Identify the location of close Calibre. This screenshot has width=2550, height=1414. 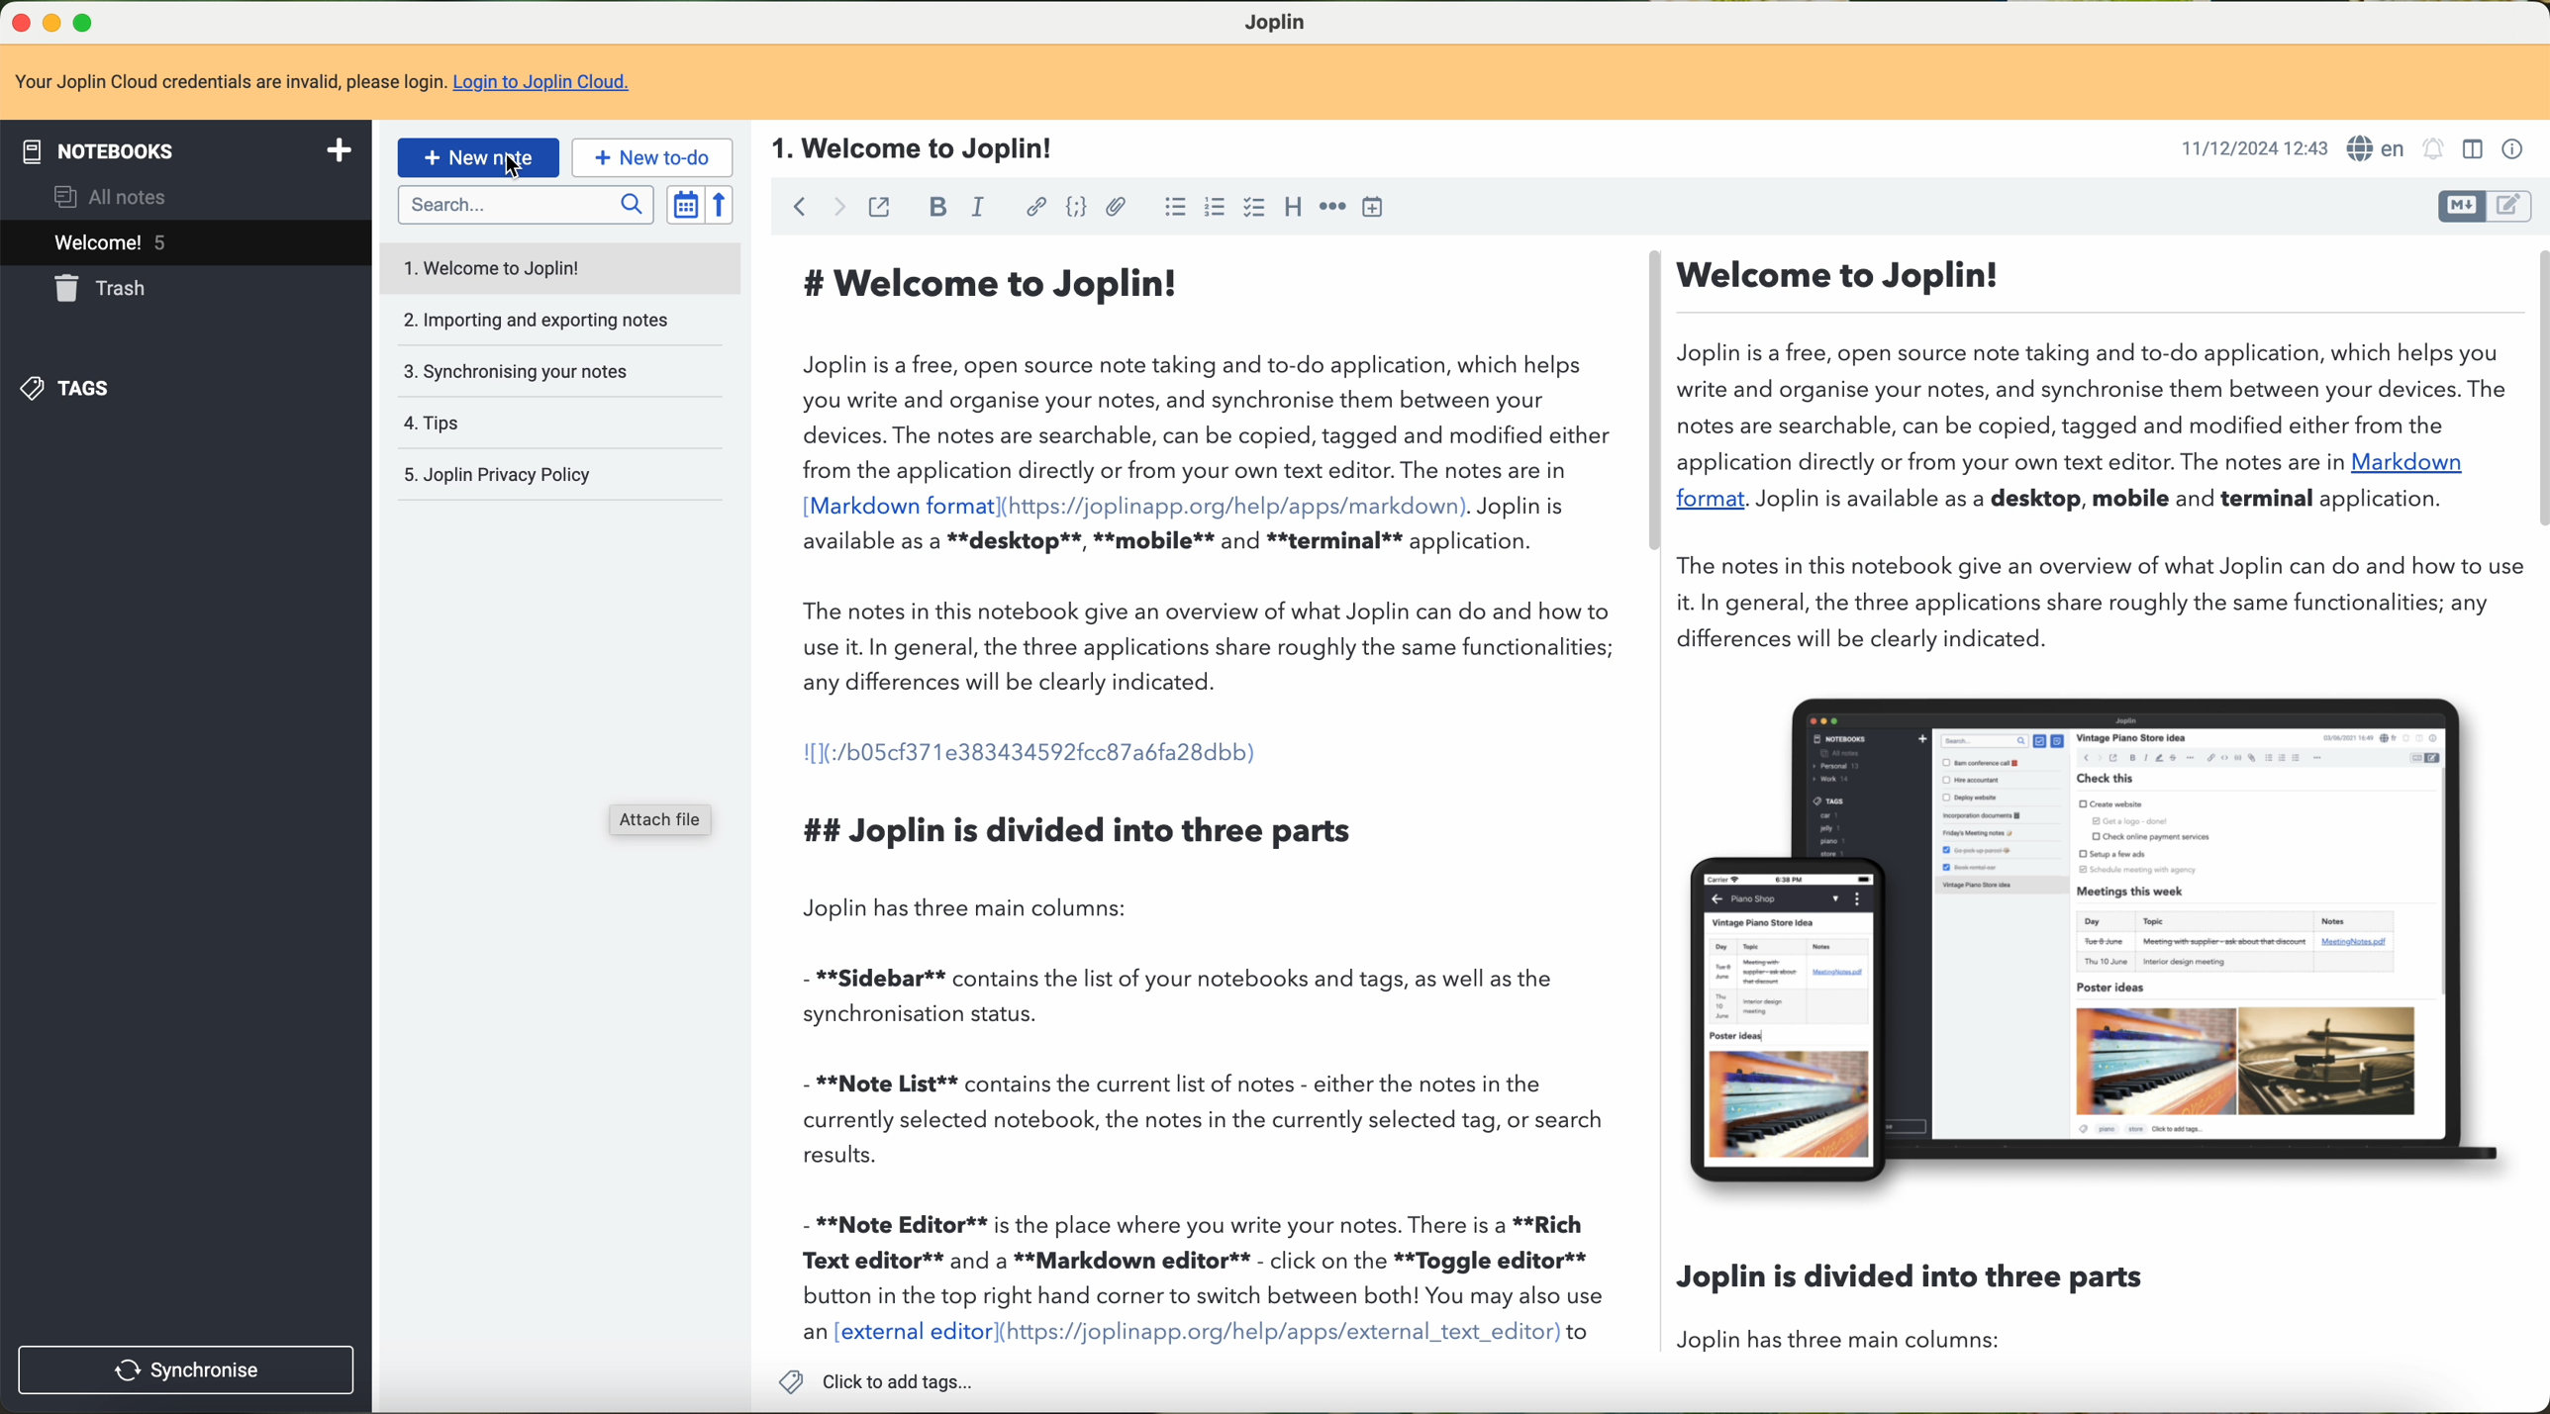
(19, 21).